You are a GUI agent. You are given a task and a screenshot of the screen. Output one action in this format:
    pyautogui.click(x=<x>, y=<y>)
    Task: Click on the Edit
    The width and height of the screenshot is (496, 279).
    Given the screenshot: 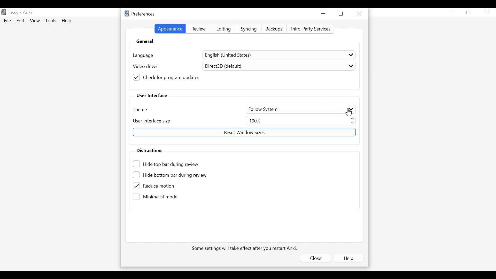 What is the action you would take?
    pyautogui.click(x=20, y=20)
    